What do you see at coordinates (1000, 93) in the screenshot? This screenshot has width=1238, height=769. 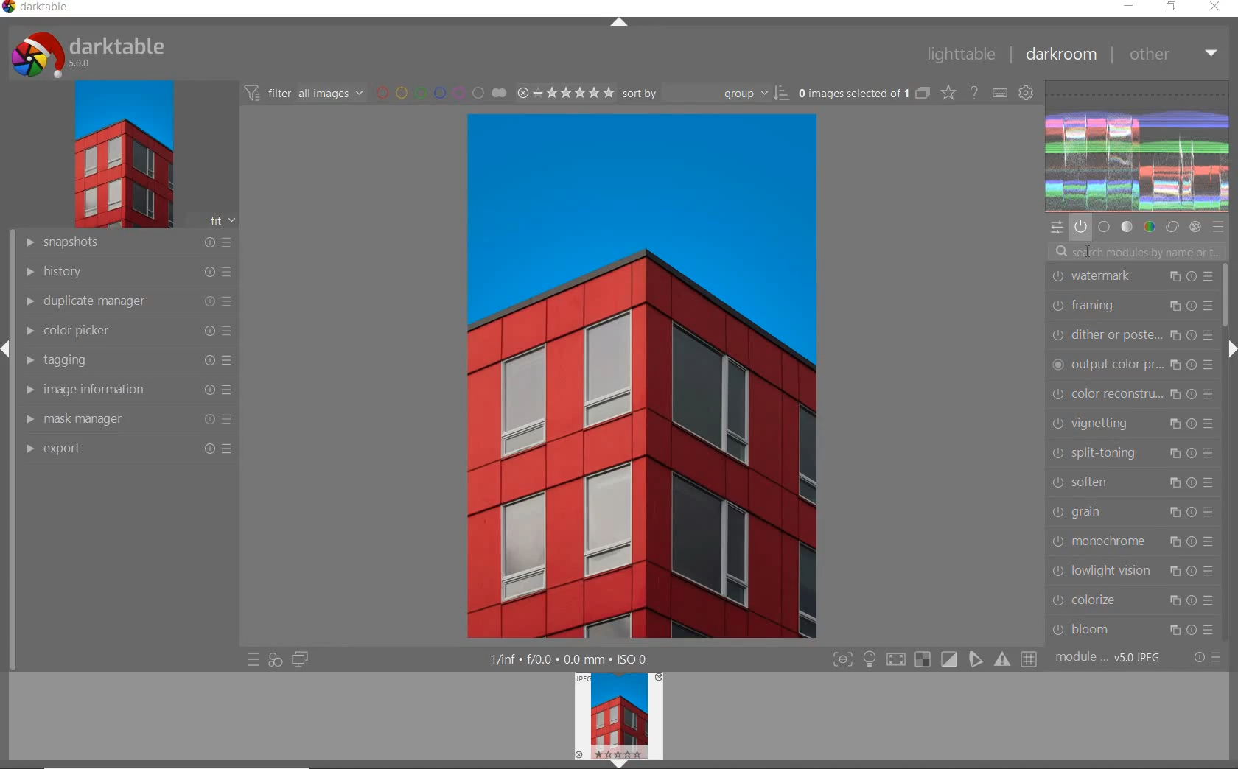 I see `define keyboard shortcut` at bounding box center [1000, 93].